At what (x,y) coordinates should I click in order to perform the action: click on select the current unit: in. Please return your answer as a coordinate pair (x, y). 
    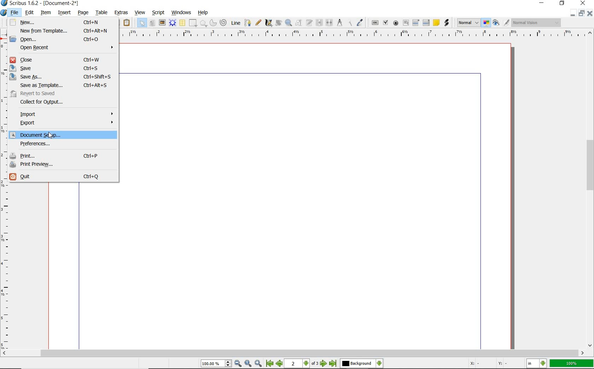
    Looking at the image, I should click on (537, 364).